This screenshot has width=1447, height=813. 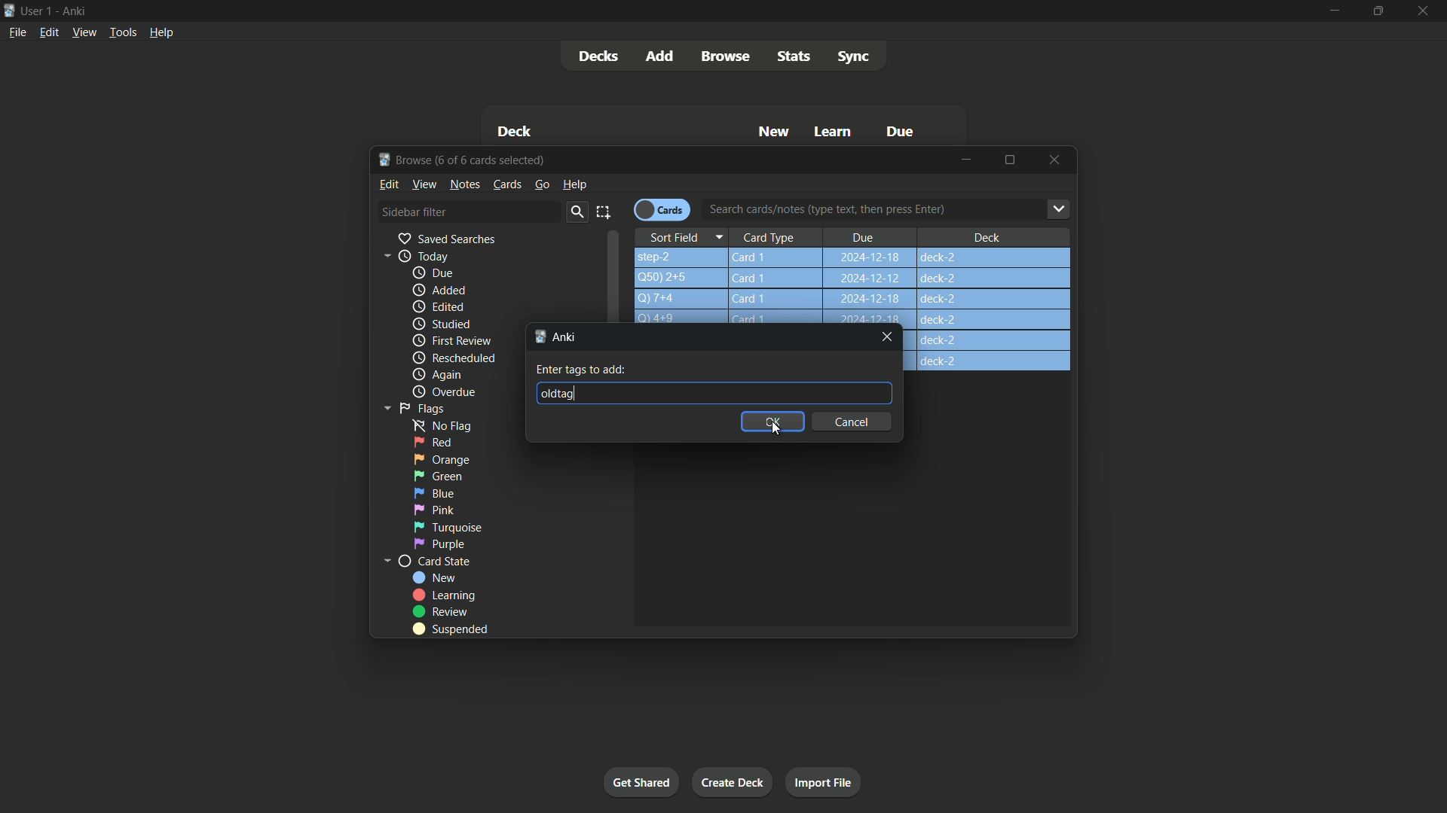 What do you see at coordinates (78, 11) in the screenshot?
I see `App name` at bounding box center [78, 11].